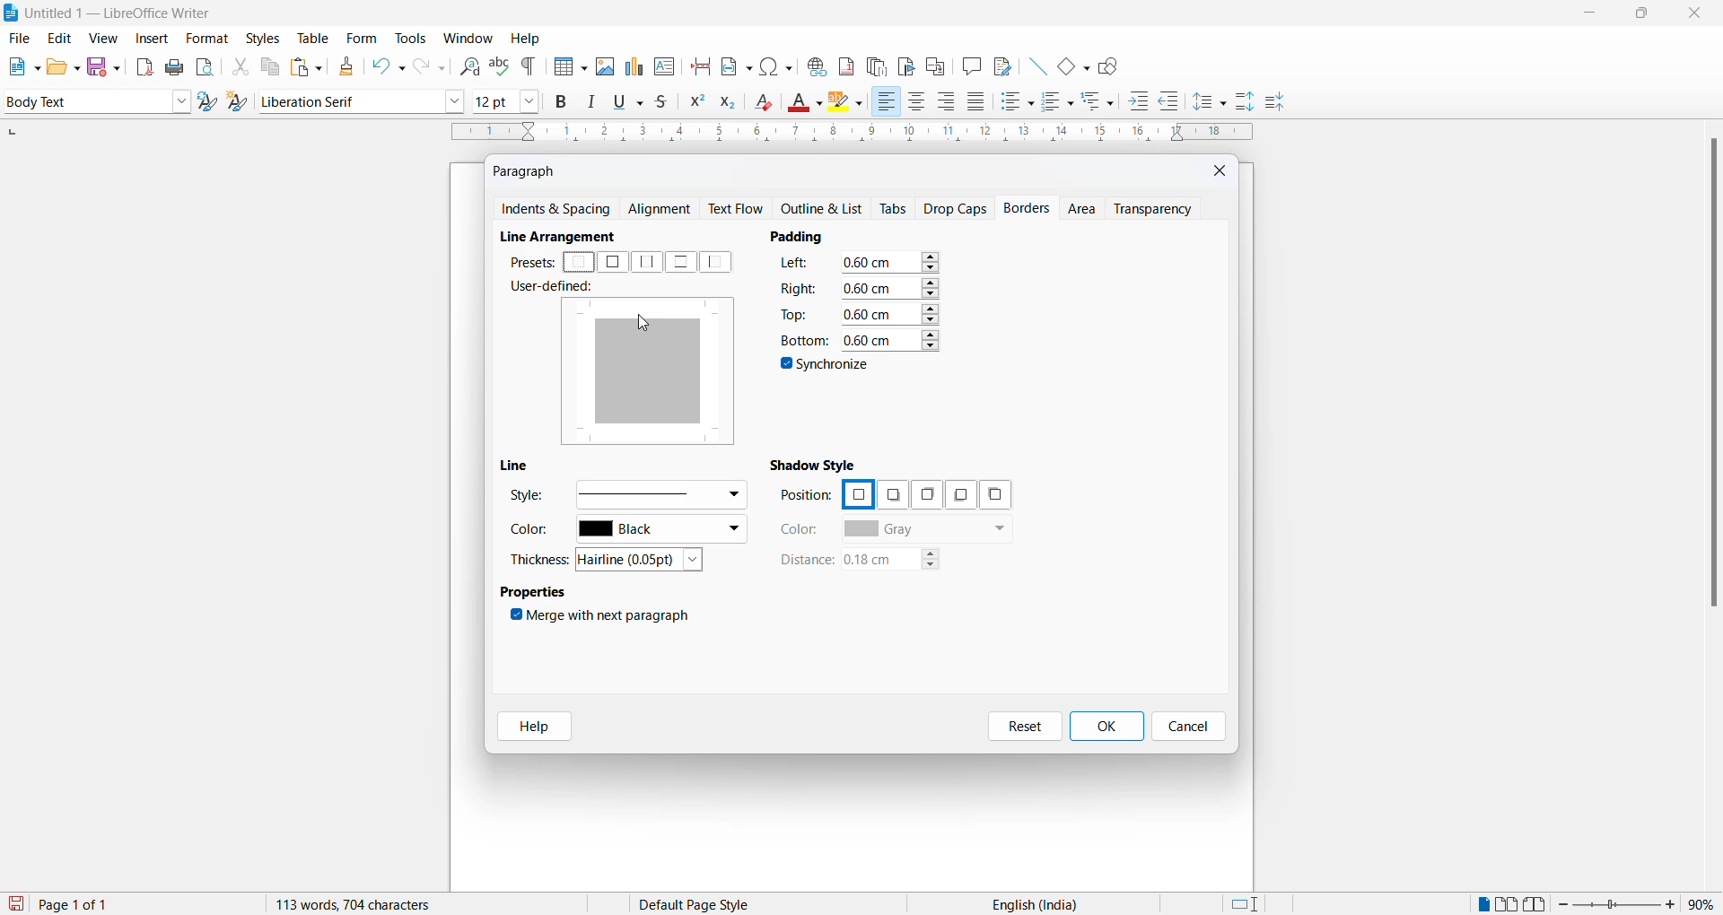  What do you see at coordinates (890, 262) in the screenshot?
I see `value` at bounding box center [890, 262].